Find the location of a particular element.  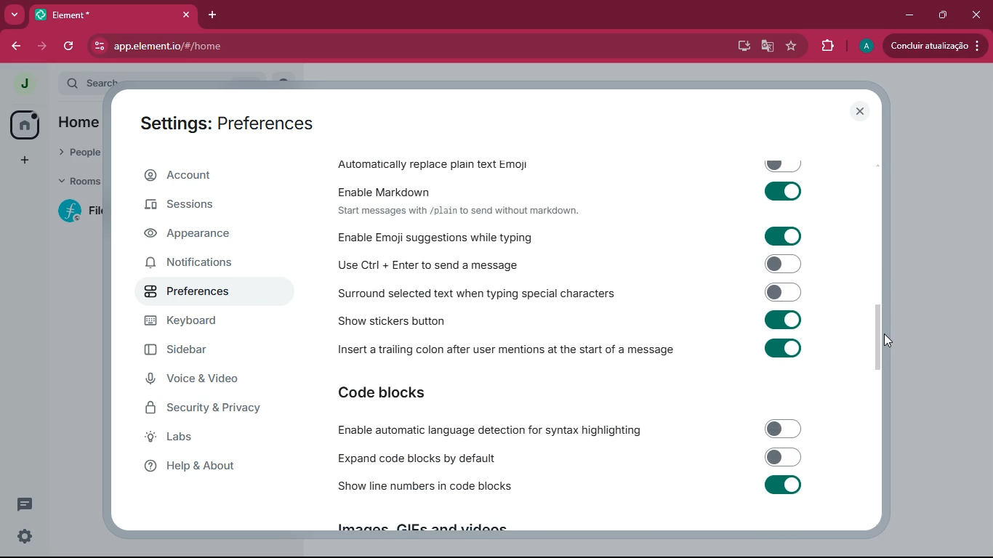

people is located at coordinates (79, 155).